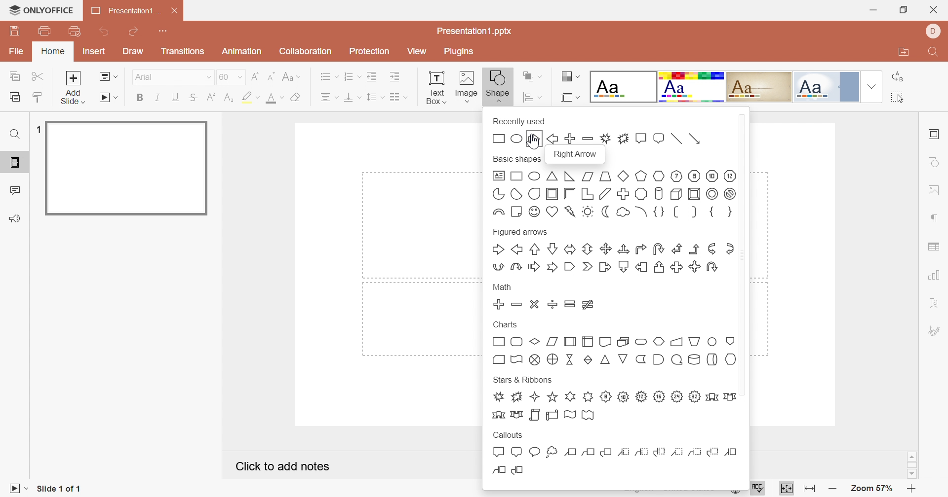 The image size is (948, 497). Describe the element at coordinates (756, 488) in the screenshot. I see `Spell checking` at that location.